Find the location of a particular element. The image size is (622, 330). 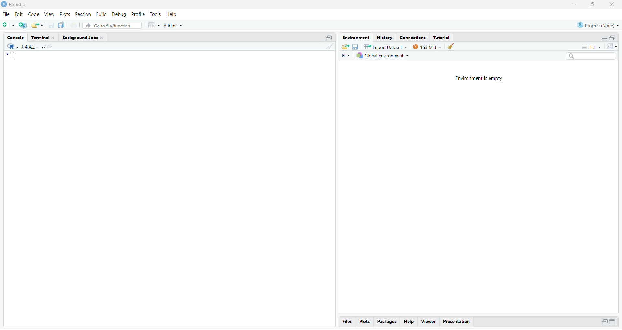

list is located at coordinates (593, 47).